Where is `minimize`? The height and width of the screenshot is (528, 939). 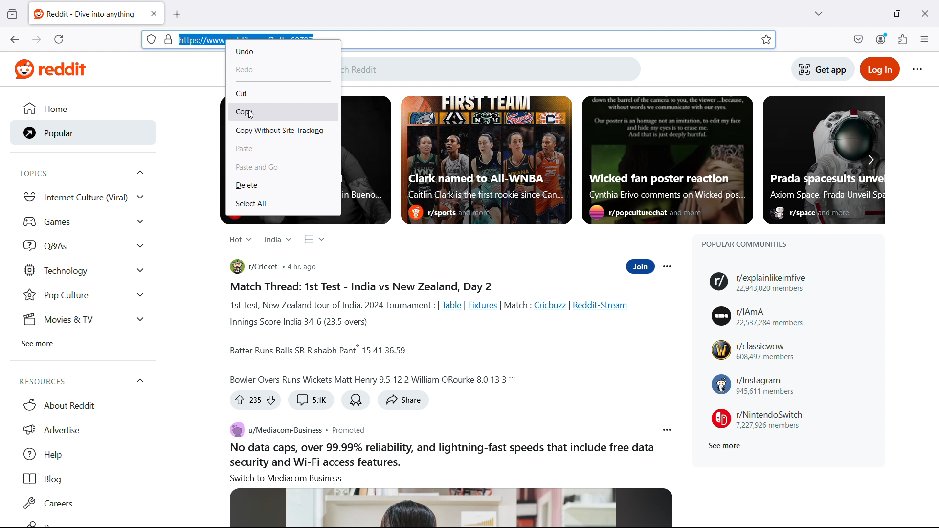
minimize is located at coordinates (870, 12).